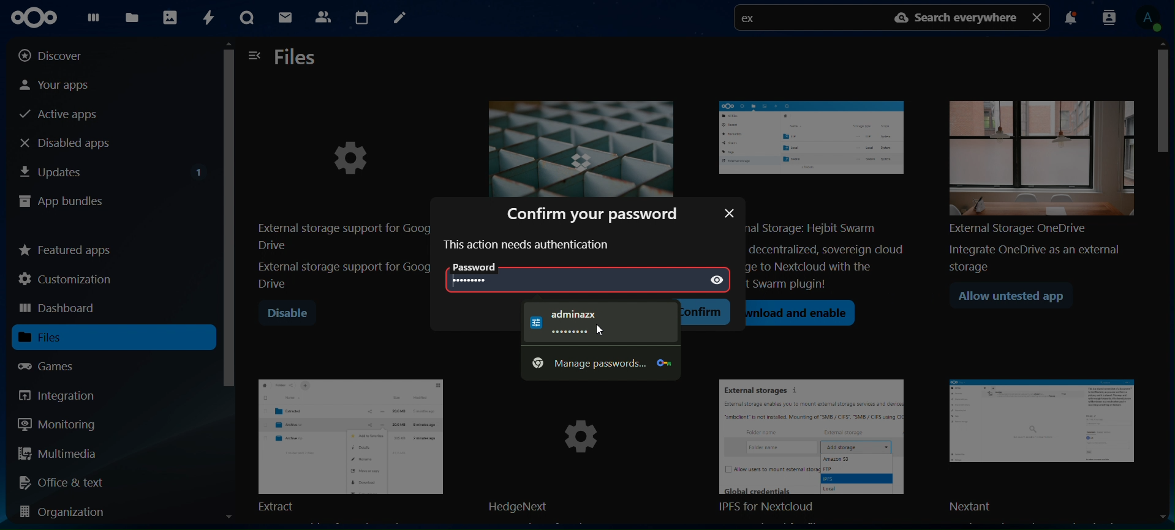 This screenshot has height=530, width=1175. I want to click on dashboard, so click(59, 309).